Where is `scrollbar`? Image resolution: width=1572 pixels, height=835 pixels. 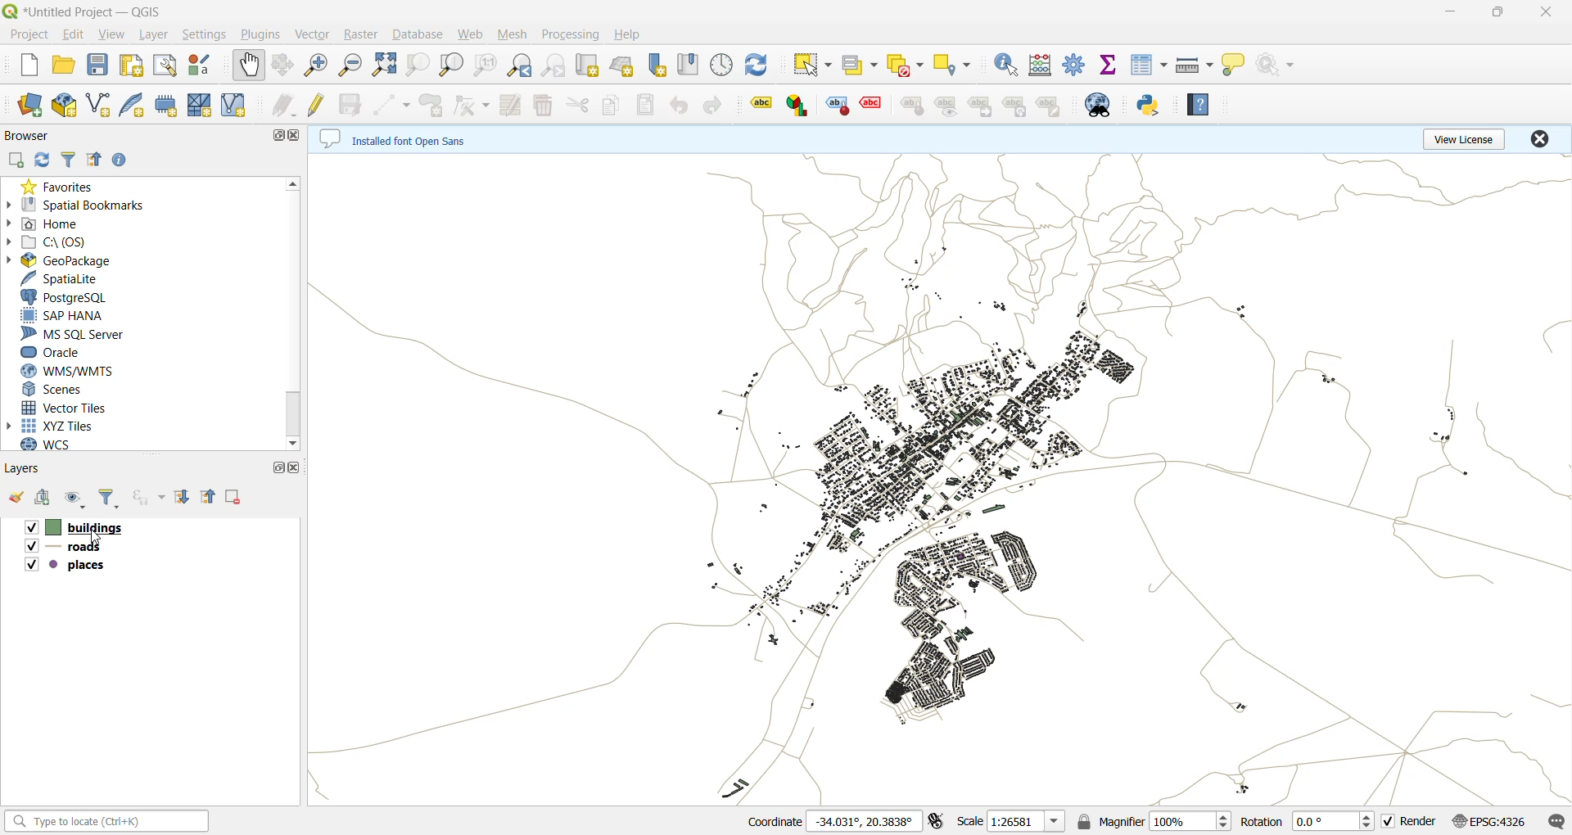
scrollbar is located at coordinates (296, 312).